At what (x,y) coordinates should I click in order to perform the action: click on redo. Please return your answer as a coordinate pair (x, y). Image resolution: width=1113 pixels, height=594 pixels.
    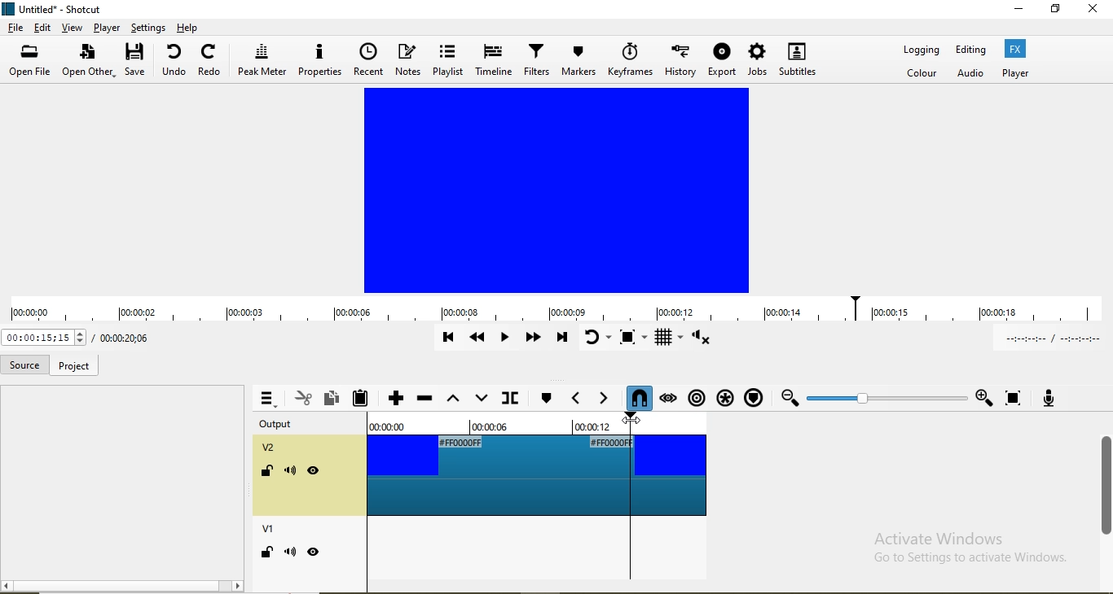
    Looking at the image, I should click on (210, 63).